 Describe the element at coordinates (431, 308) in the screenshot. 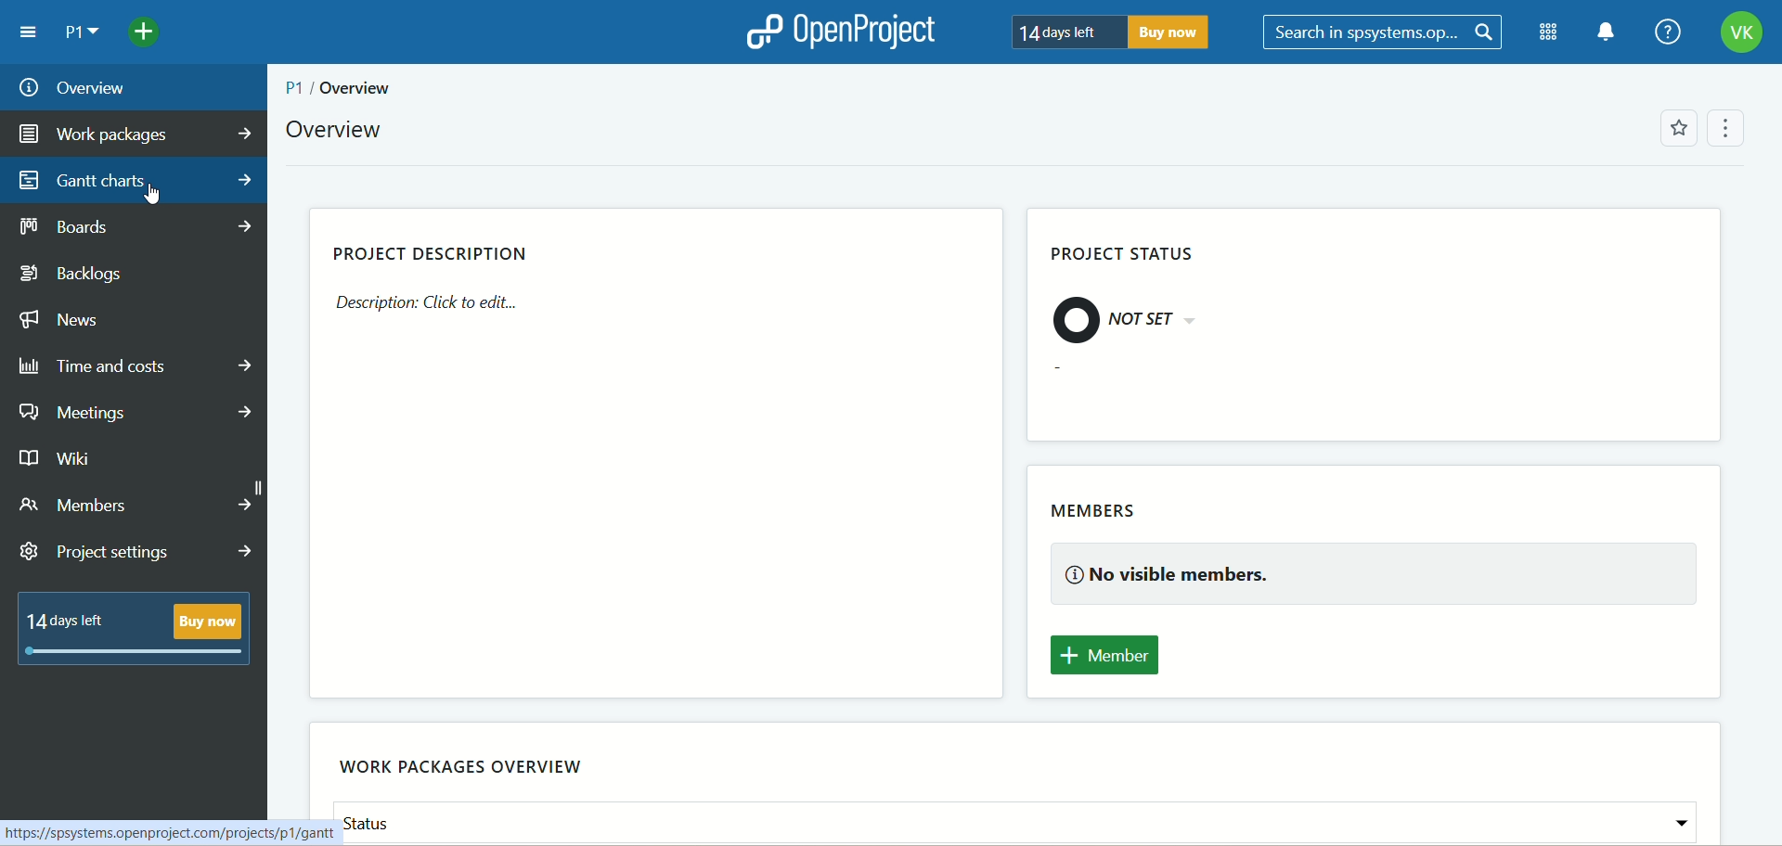

I see `text` at that location.